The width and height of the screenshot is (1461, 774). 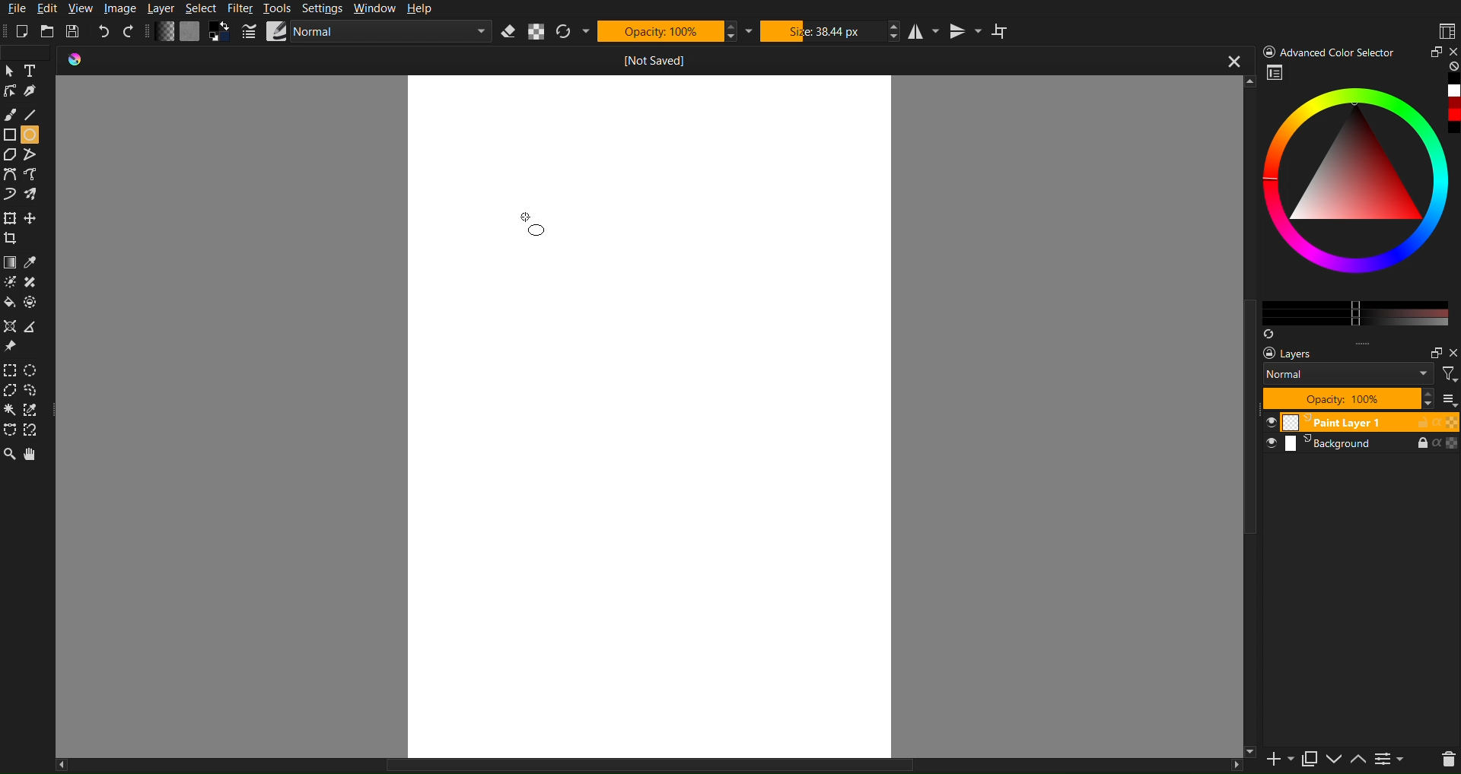 What do you see at coordinates (9, 284) in the screenshot?
I see `Brightness tool` at bounding box center [9, 284].